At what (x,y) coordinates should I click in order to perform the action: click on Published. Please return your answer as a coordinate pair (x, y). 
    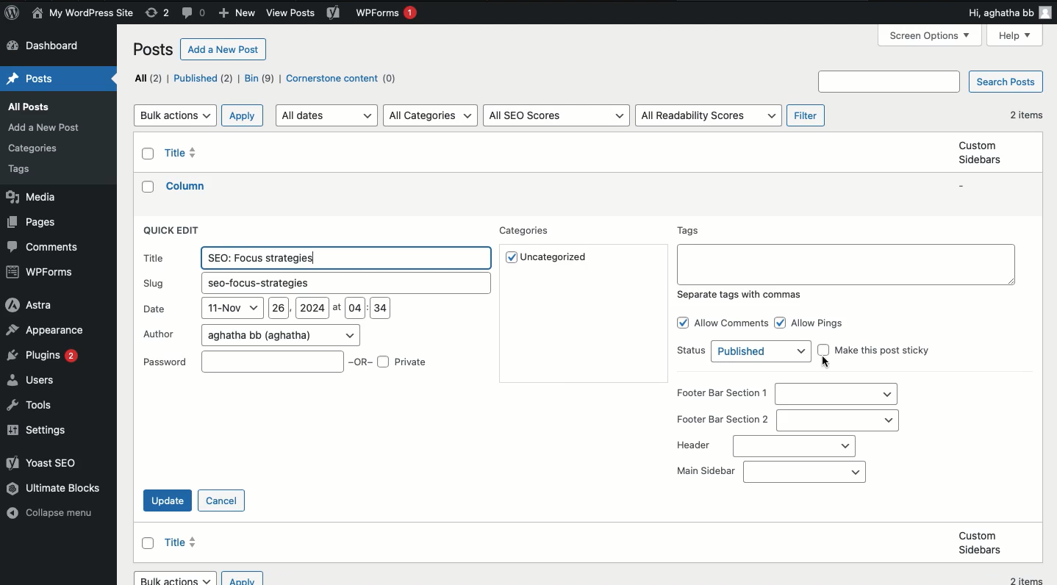
    Looking at the image, I should click on (203, 78).